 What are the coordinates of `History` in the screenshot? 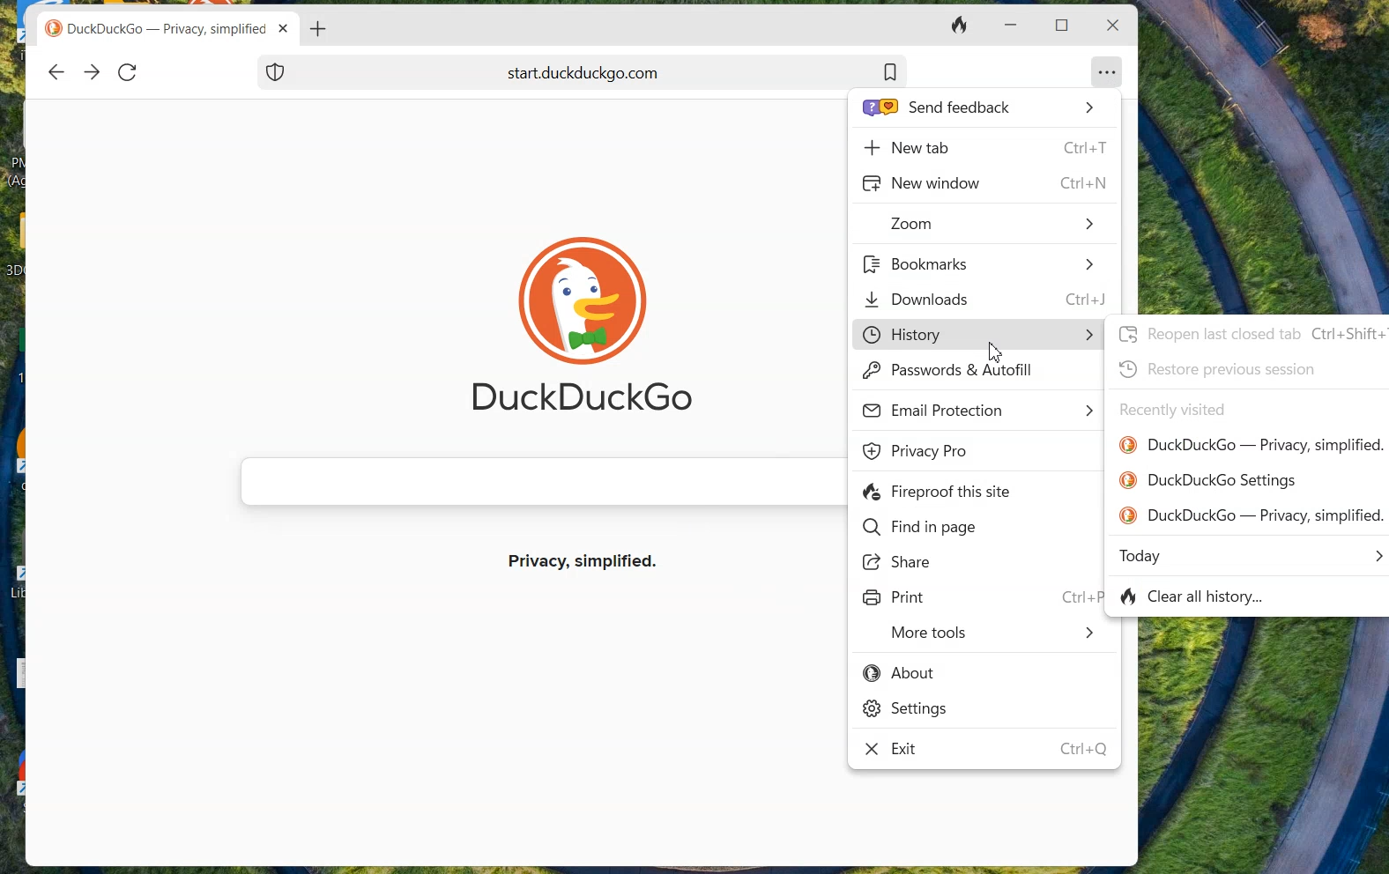 It's located at (976, 333).